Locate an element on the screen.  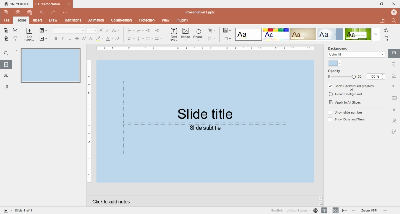
presentation 1 is located at coordinates (53, 5).